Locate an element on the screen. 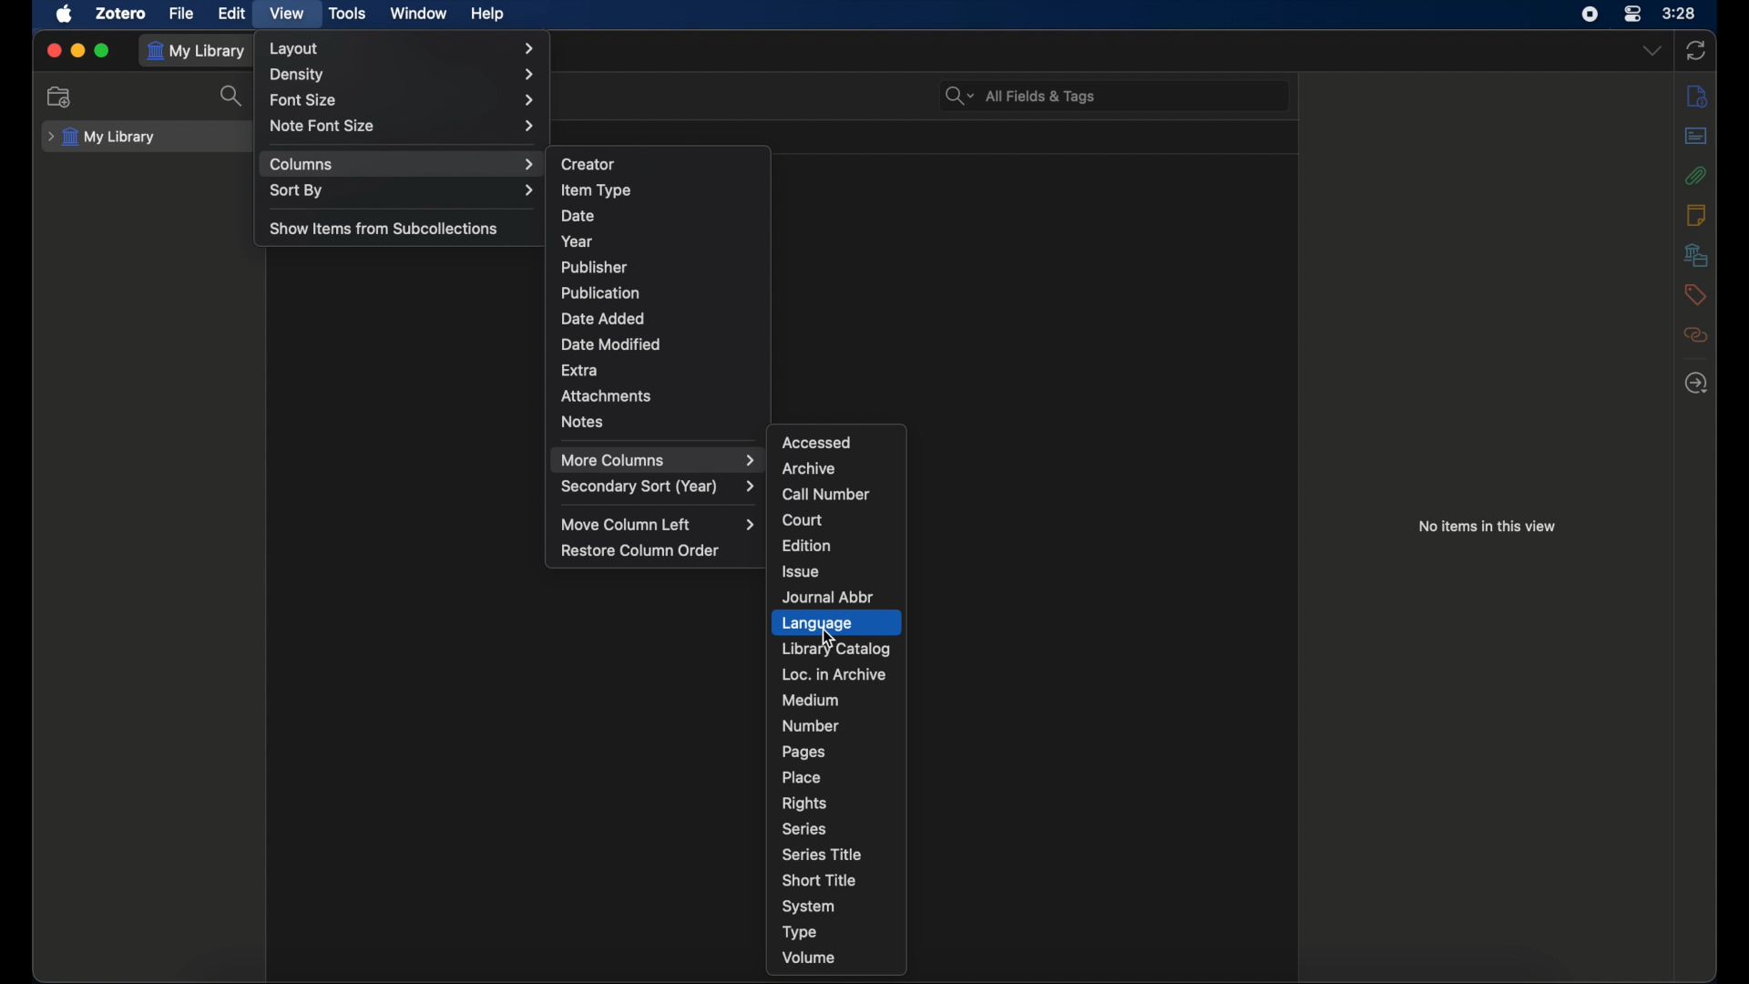 This screenshot has width=1749, height=984. more columns is located at coordinates (660, 460).